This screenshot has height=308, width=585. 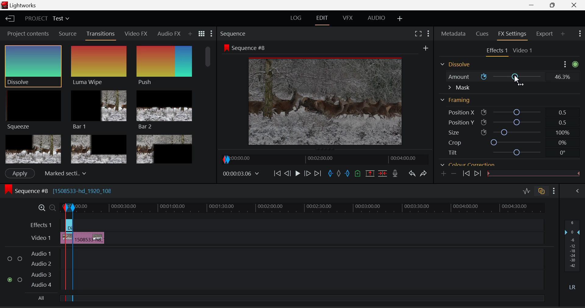 I want to click on Add Panel, so click(x=190, y=34).